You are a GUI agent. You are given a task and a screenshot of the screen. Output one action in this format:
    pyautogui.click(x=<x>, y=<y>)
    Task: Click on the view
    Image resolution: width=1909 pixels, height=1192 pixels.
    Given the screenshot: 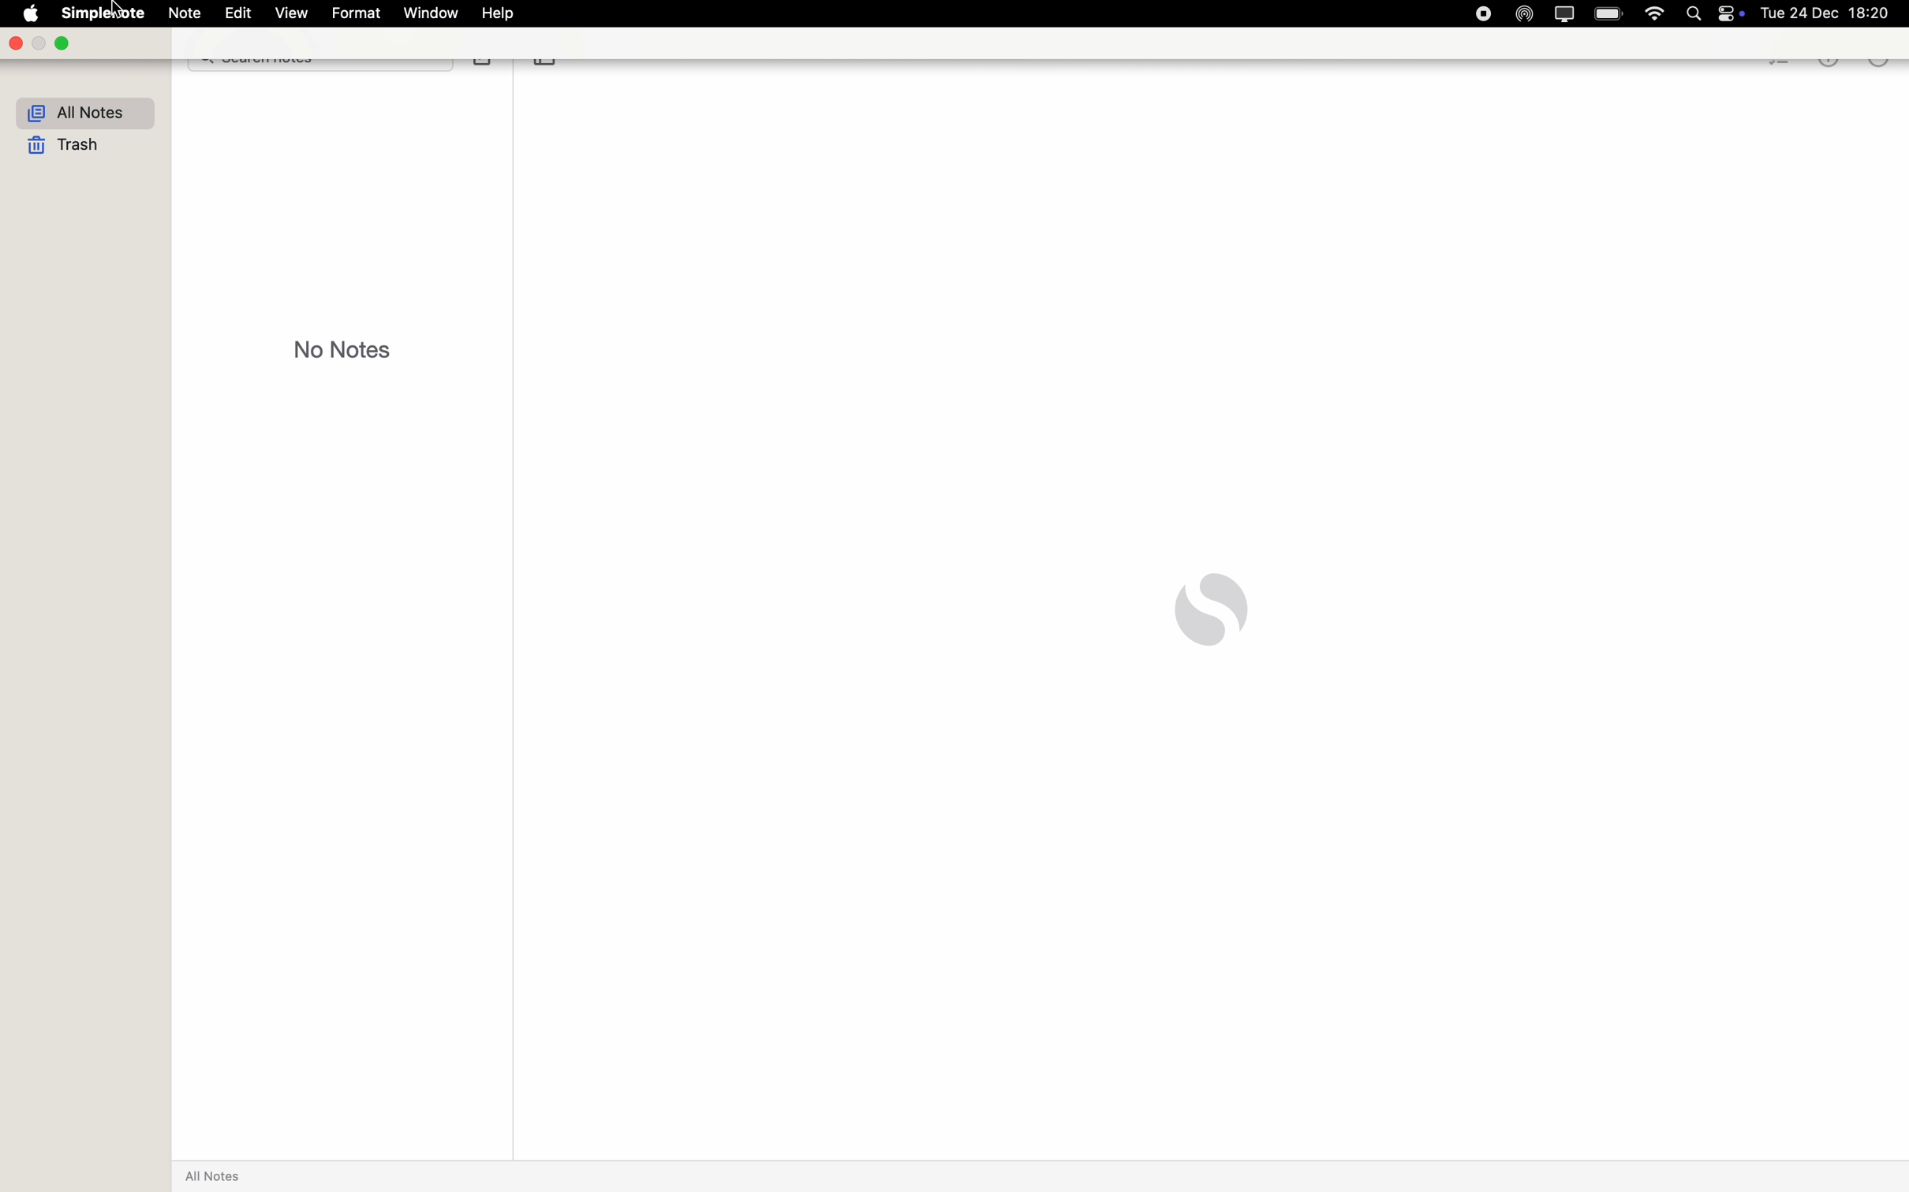 What is the action you would take?
    pyautogui.click(x=293, y=13)
    